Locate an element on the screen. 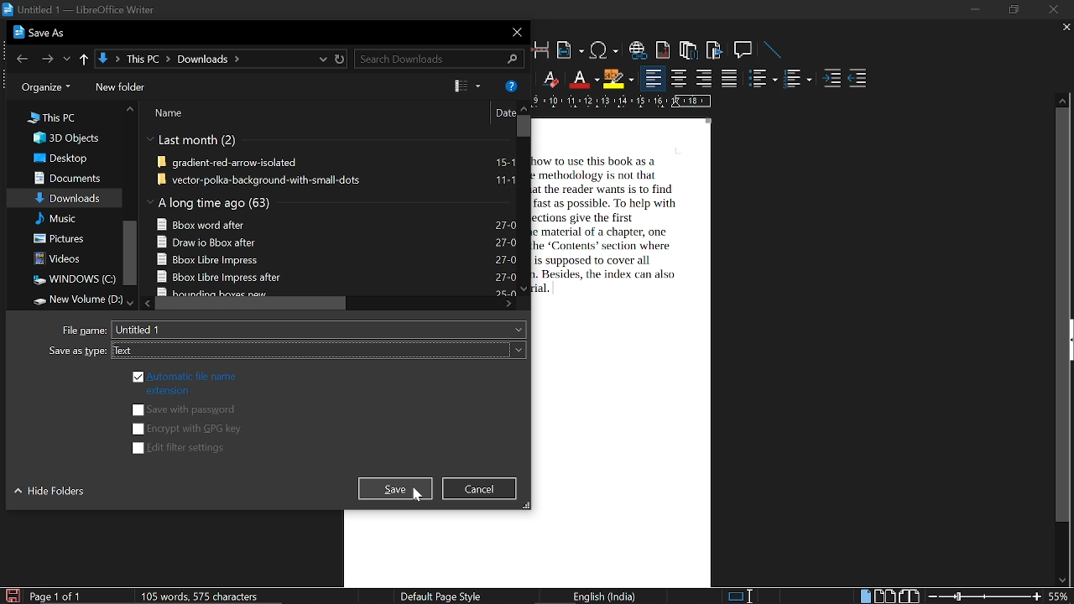  align right is located at coordinates (703, 79).